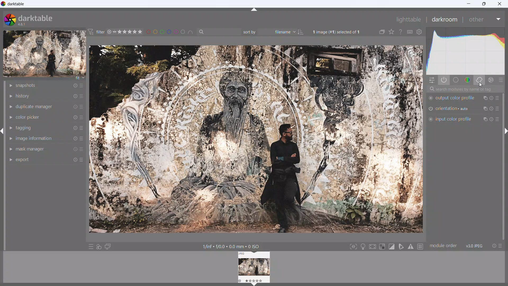  What do you see at coordinates (419, 32) in the screenshot?
I see `global preferences` at bounding box center [419, 32].